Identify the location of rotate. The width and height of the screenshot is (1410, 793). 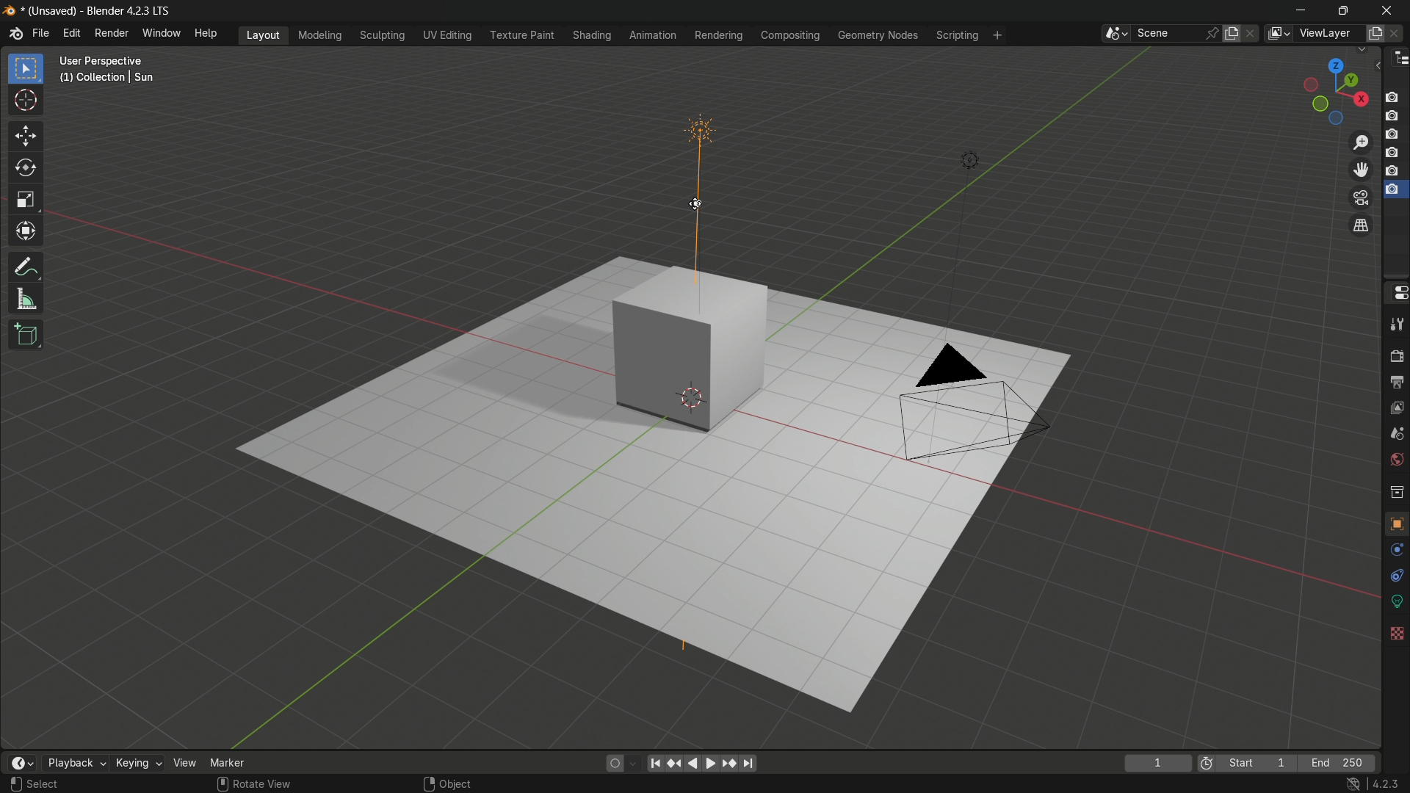
(27, 169).